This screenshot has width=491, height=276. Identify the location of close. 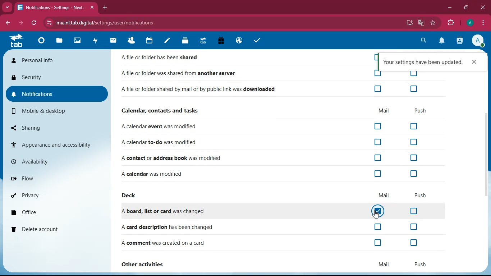
(93, 8).